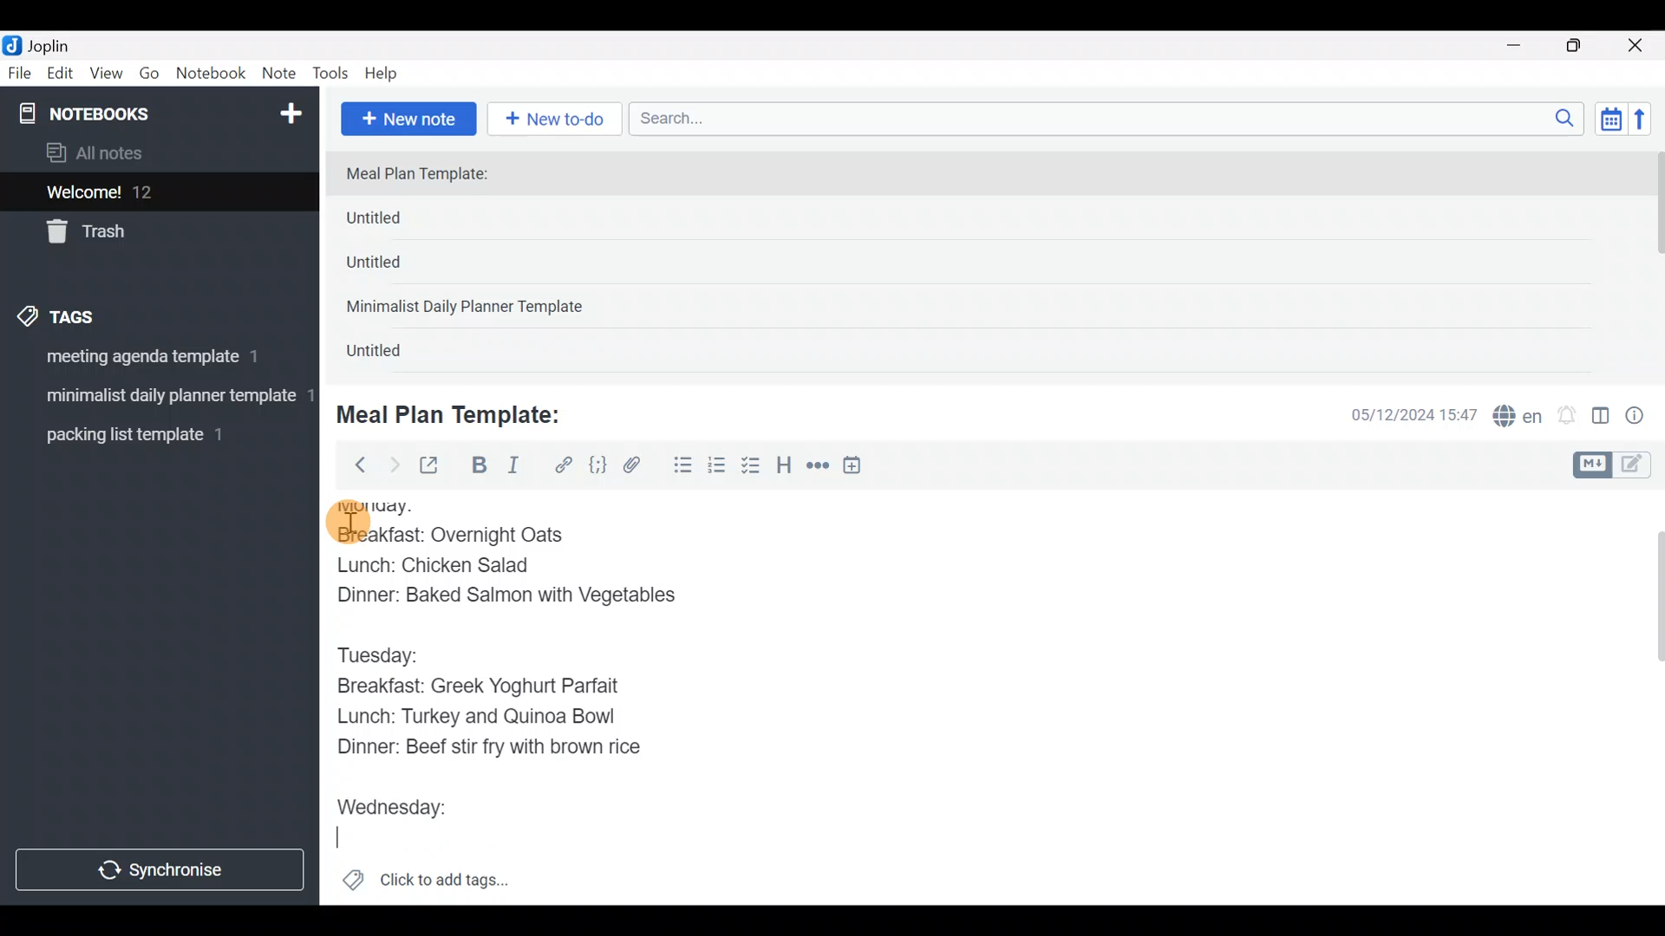 This screenshot has width=1665, height=936. Describe the element at coordinates (154, 361) in the screenshot. I see `Tag 1` at that location.